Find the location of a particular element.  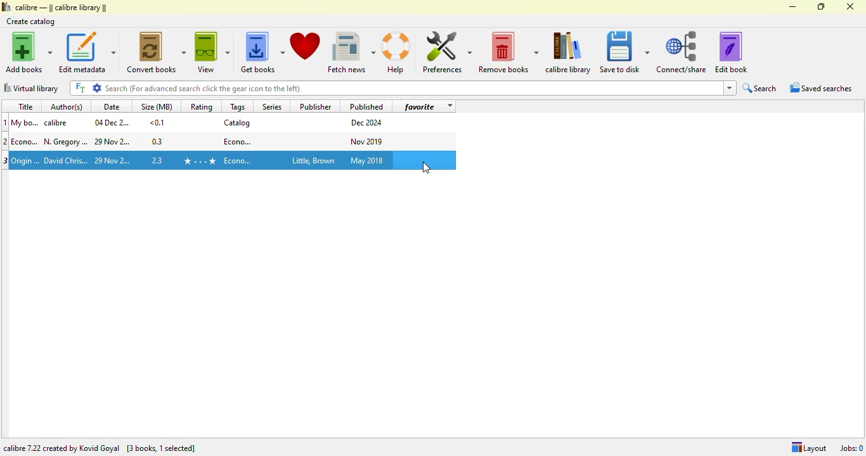

connect/share is located at coordinates (682, 52).